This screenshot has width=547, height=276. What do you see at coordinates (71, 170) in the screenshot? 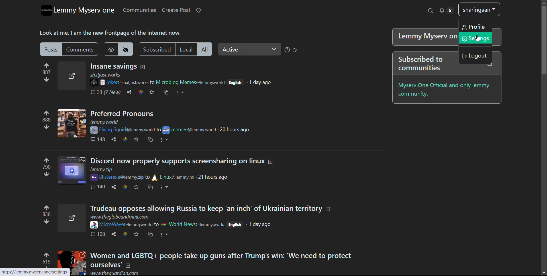
I see `expand here` at bounding box center [71, 170].